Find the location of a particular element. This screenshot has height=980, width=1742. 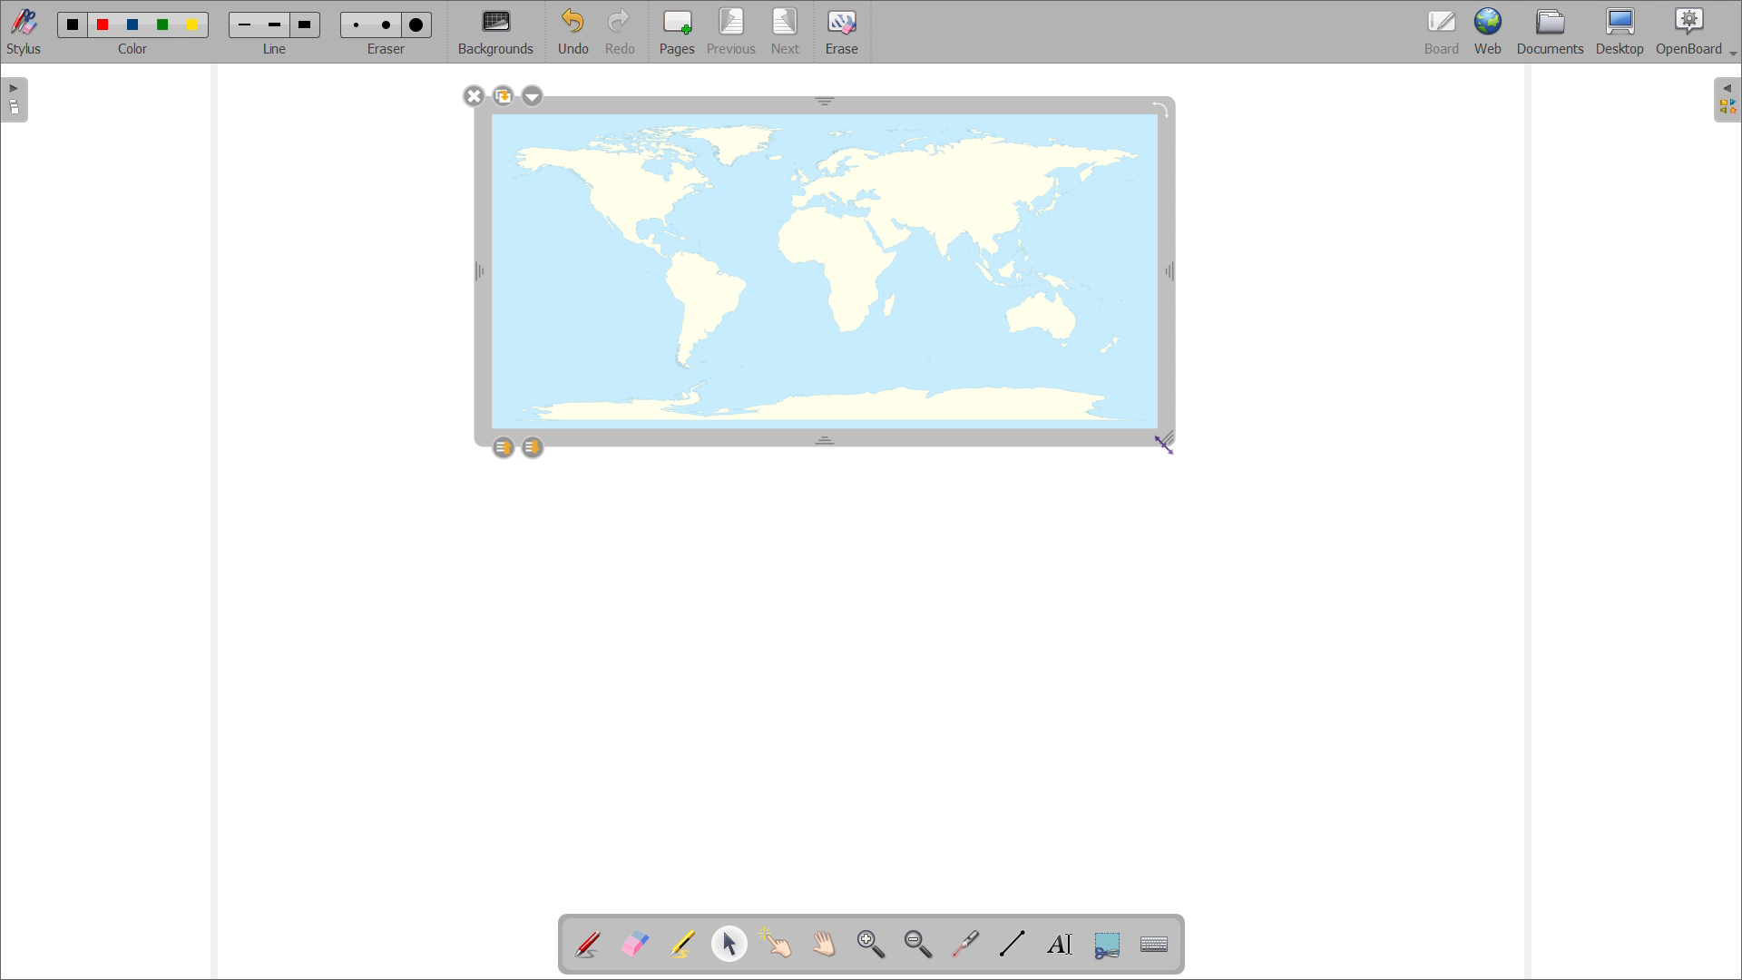

small is located at coordinates (357, 25).